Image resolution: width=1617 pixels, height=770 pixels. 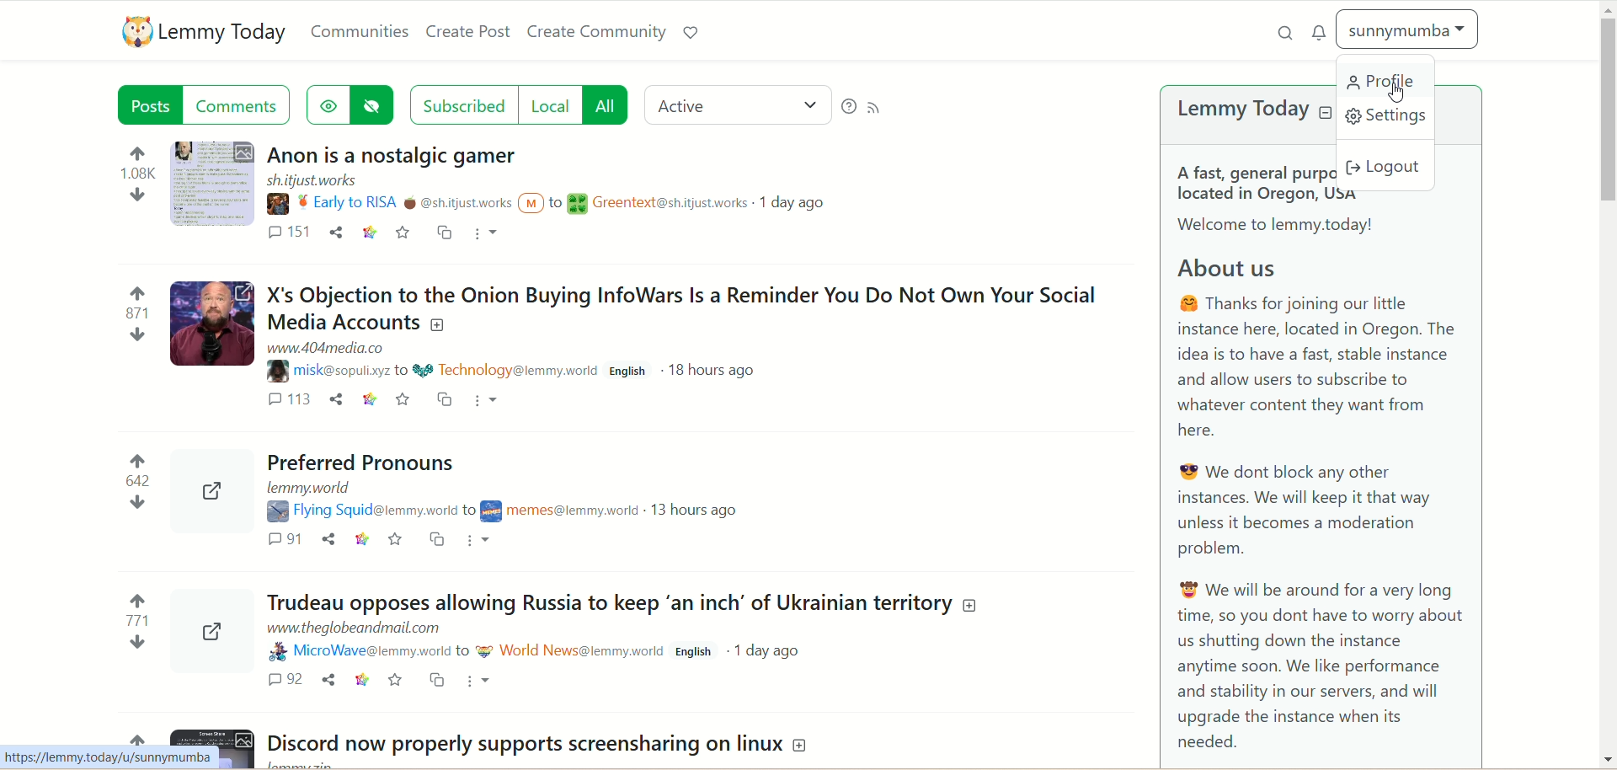 I want to click on A brief about Lemmy Today , so click(x=1331, y=479).